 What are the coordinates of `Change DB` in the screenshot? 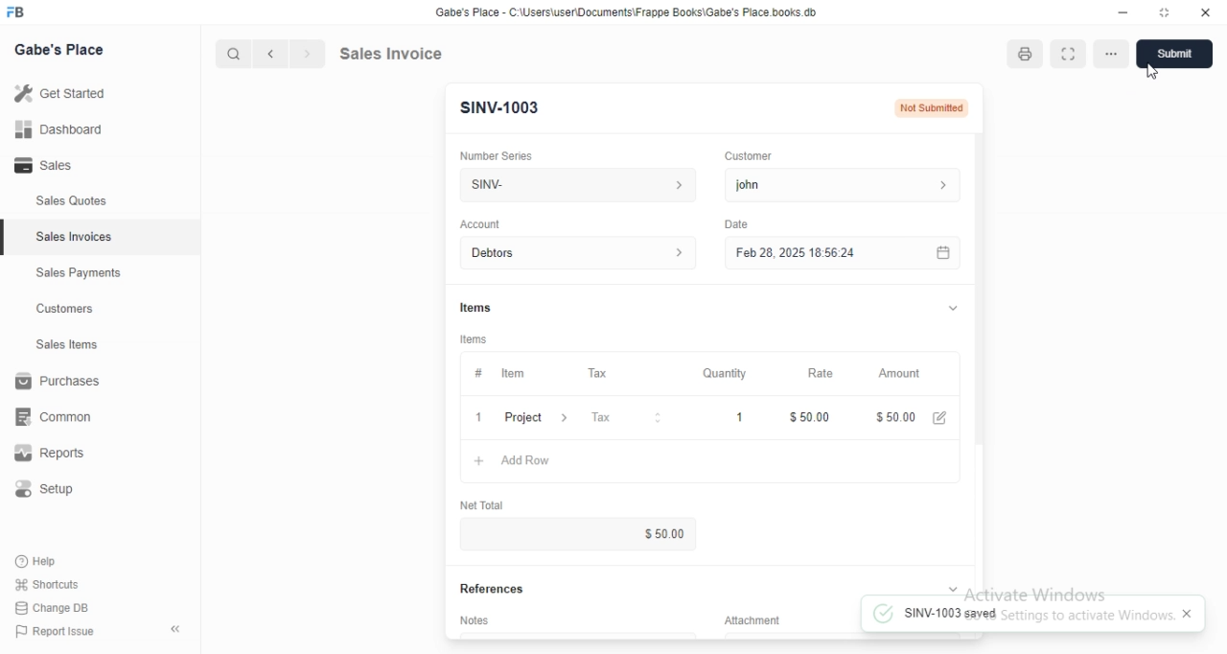 It's located at (56, 609).